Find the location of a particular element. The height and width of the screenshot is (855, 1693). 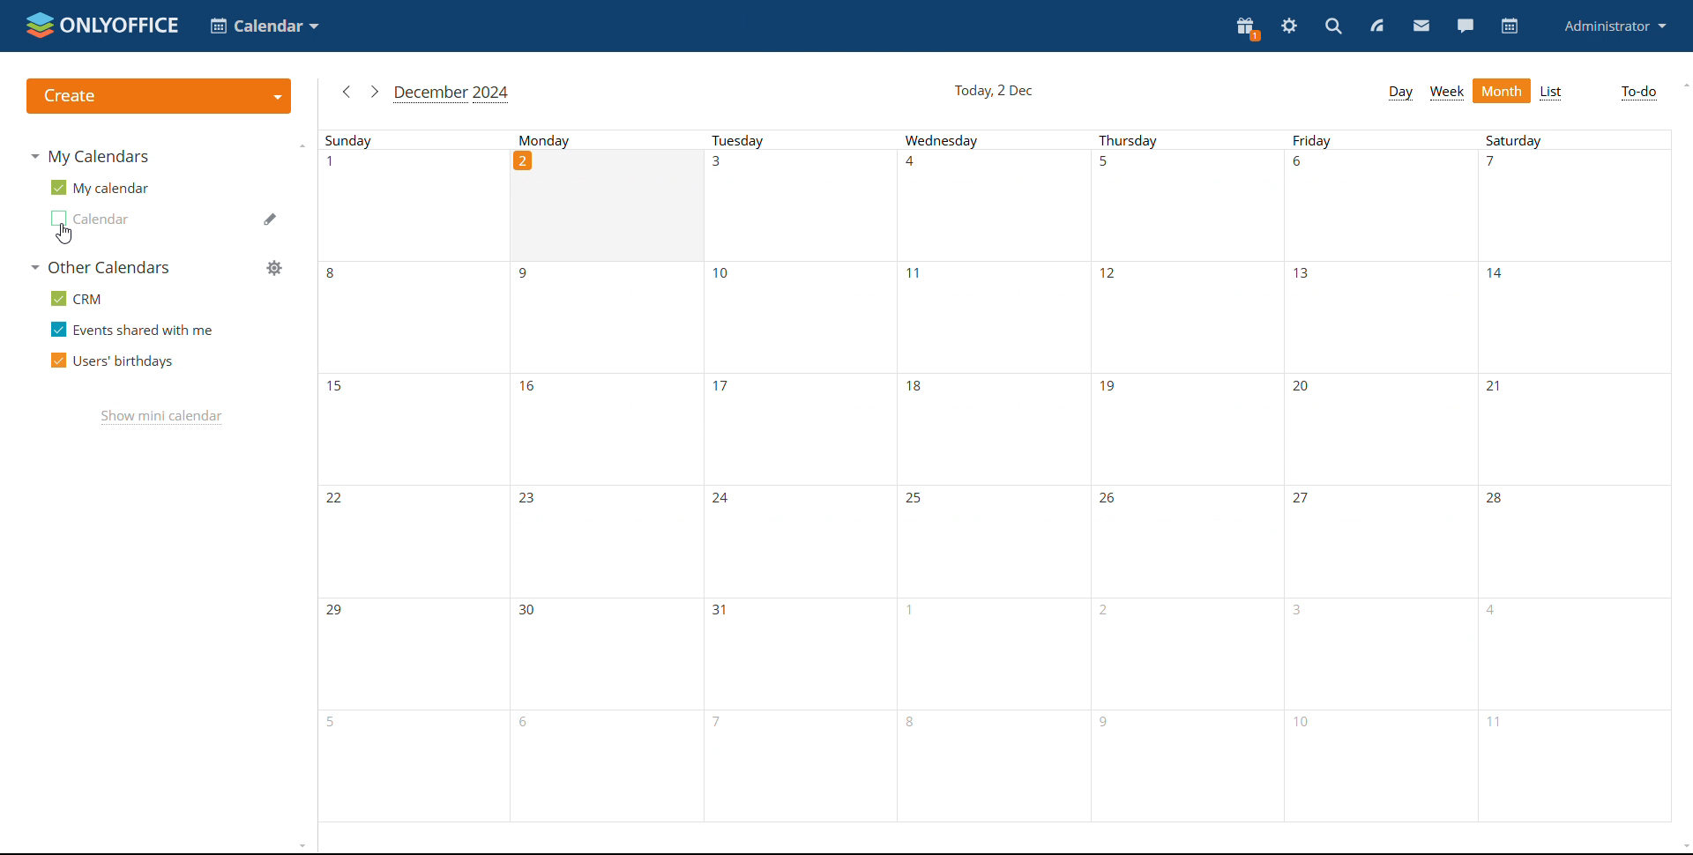

3 is located at coordinates (1378, 653).